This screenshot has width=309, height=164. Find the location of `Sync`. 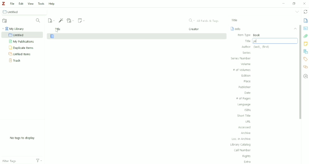

Sync is located at coordinates (305, 12).